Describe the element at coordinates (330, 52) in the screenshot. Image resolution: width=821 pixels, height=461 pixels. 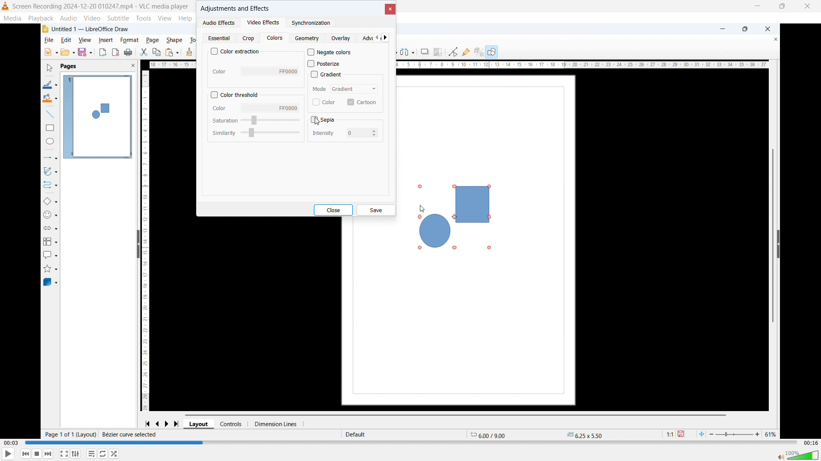
I see `Negate colours ` at that location.